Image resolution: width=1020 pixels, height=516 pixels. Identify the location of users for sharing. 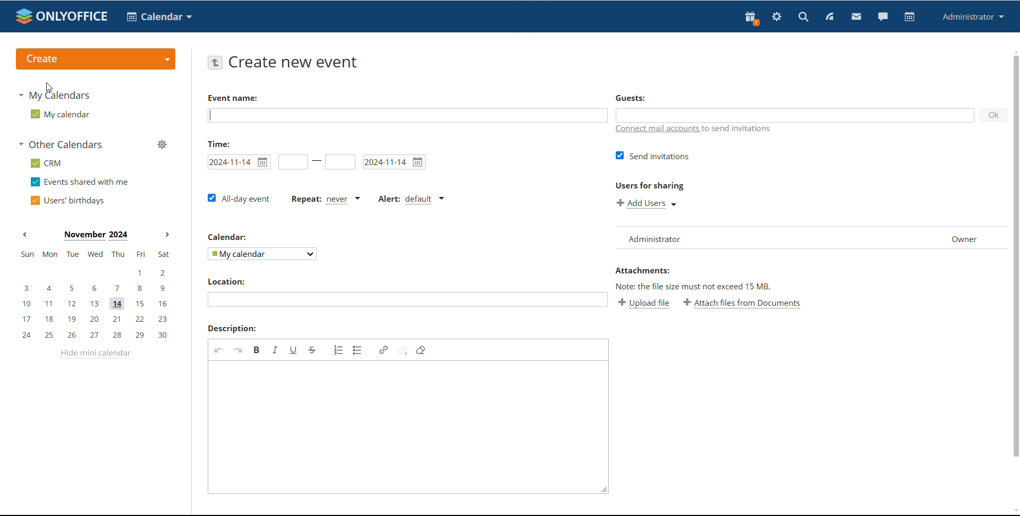
(650, 185).